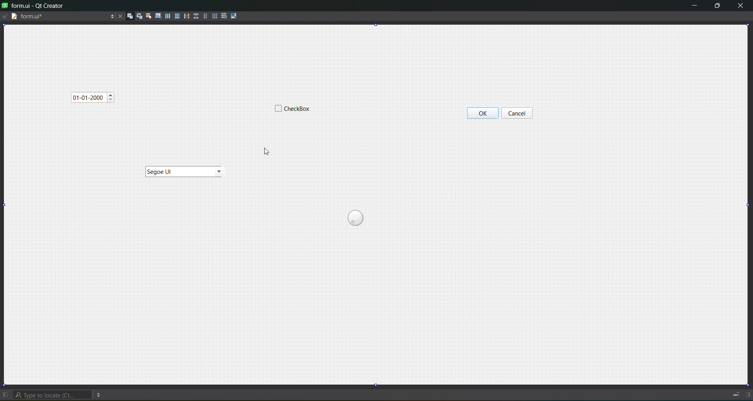  Describe the element at coordinates (205, 16) in the screenshot. I see `layout in a form` at that location.